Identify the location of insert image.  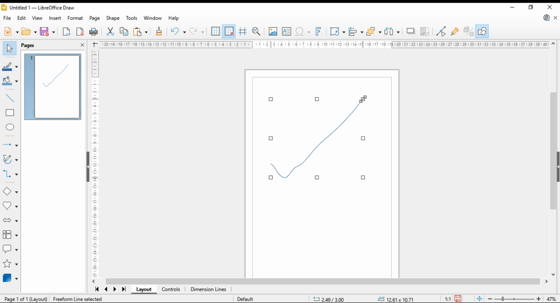
(273, 31).